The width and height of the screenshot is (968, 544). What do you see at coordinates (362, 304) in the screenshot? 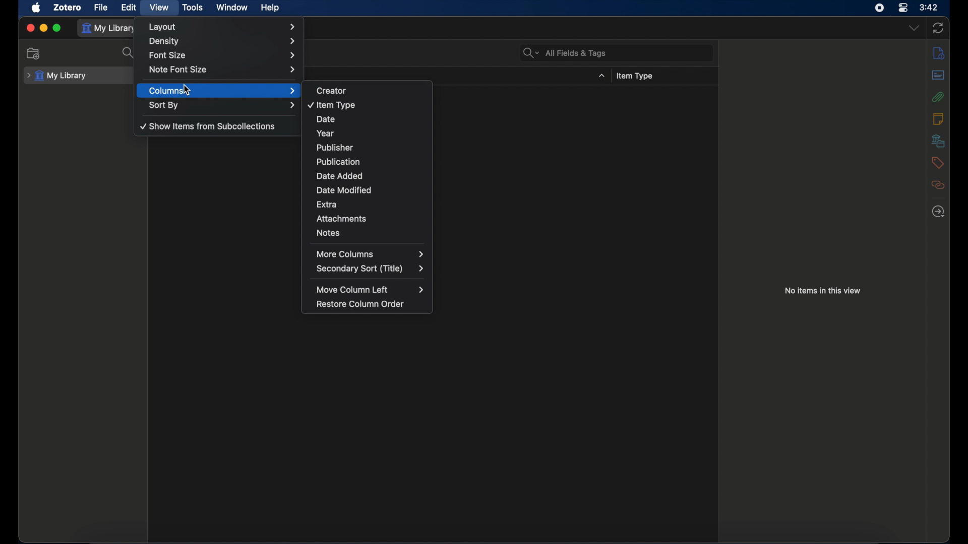
I see `restore column order` at bounding box center [362, 304].